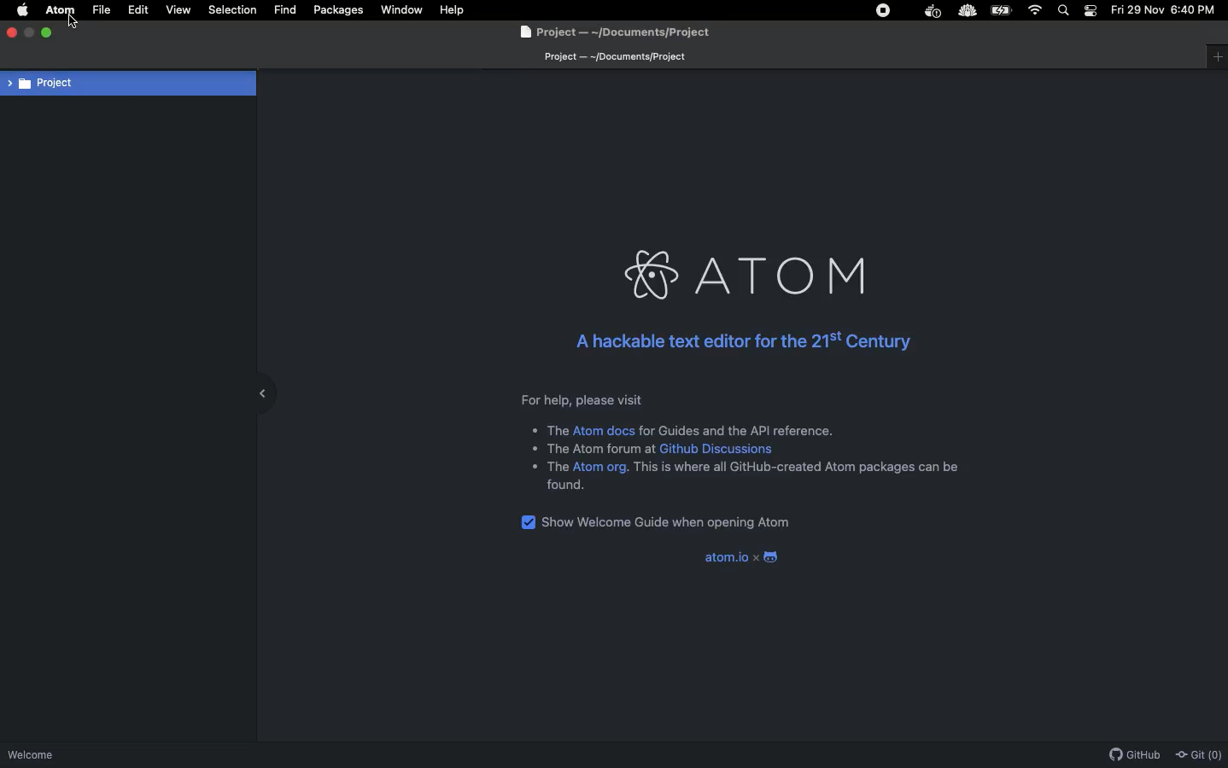  Describe the element at coordinates (601, 468) in the screenshot. I see `Atom.org` at that location.